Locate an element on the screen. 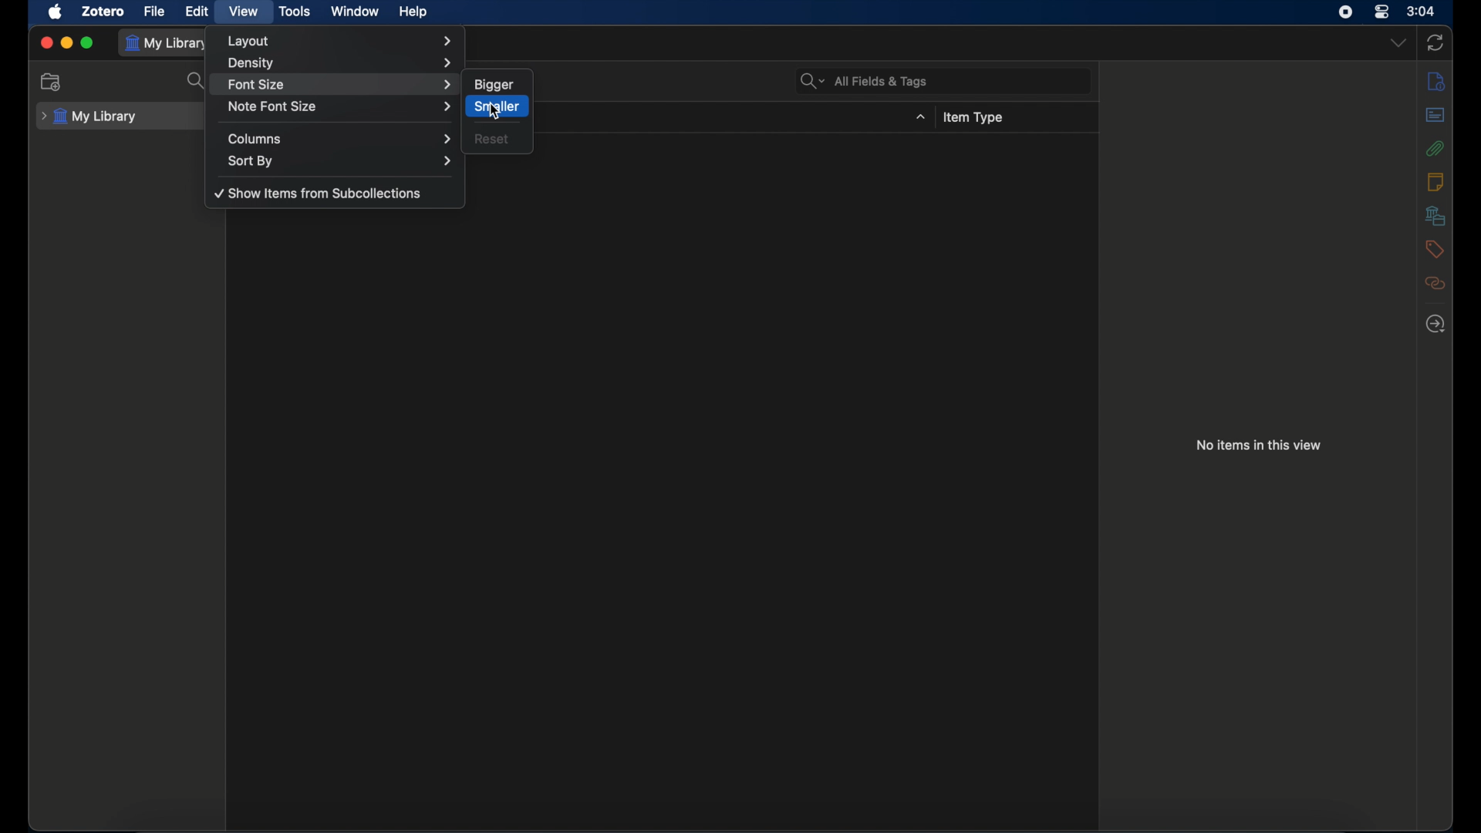 The height and width of the screenshot is (833, 1481). zotero is located at coordinates (105, 12).